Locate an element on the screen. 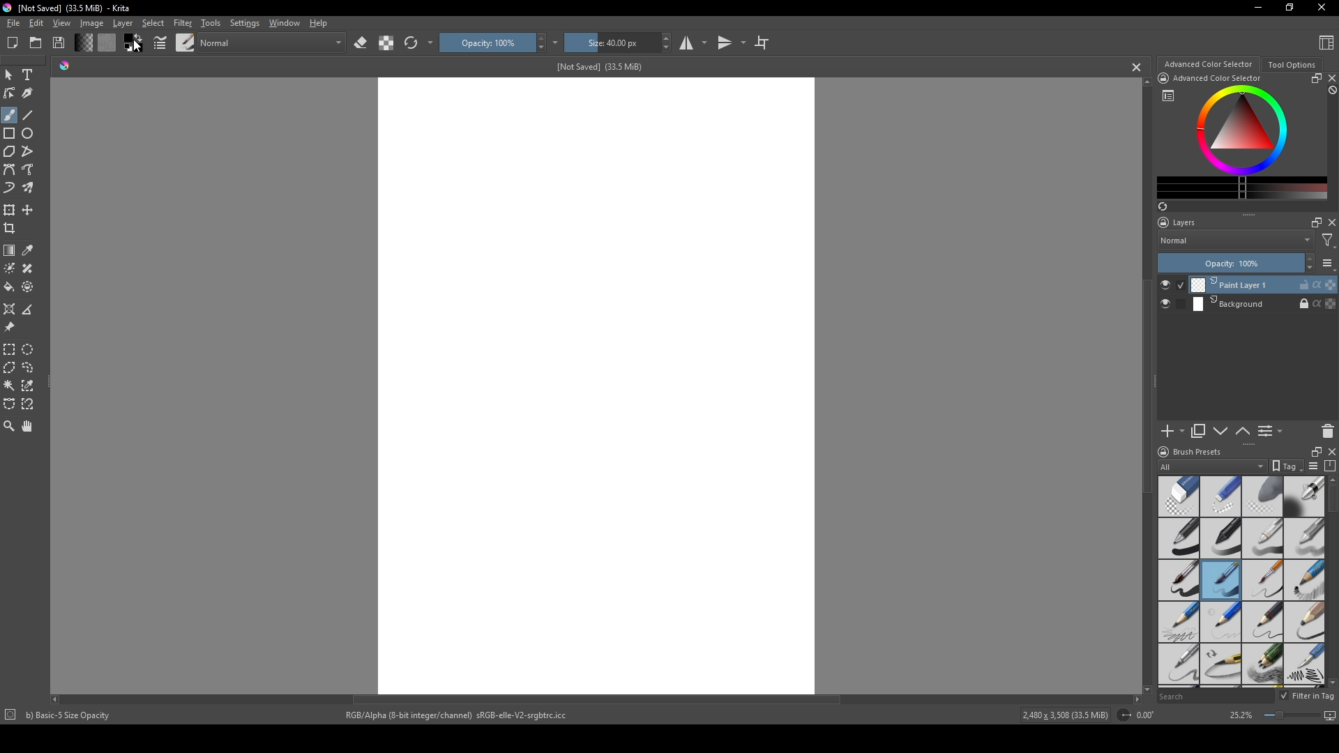  compress is located at coordinates (1331, 466).